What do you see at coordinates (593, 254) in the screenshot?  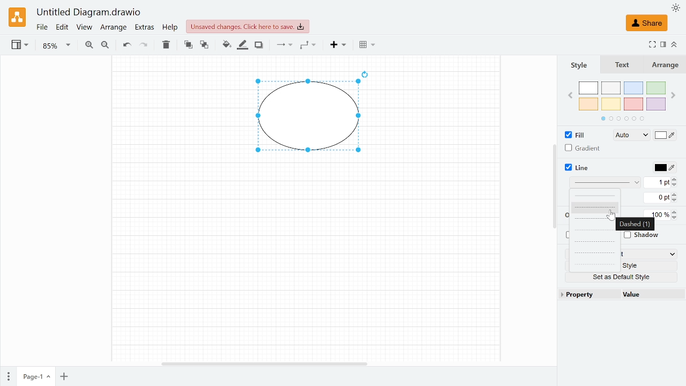 I see `dotted  2` at bounding box center [593, 254].